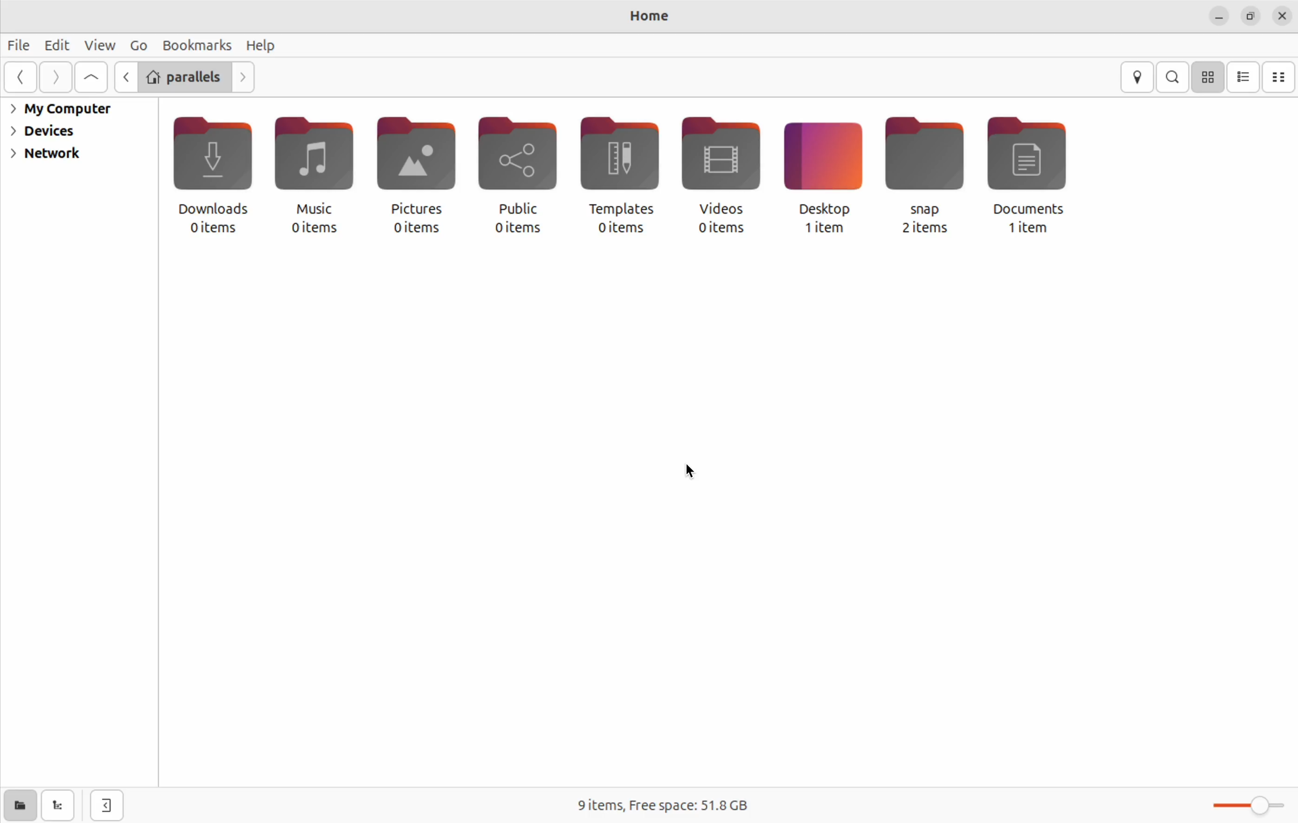  Describe the element at coordinates (53, 78) in the screenshot. I see `Go forward` at that location.